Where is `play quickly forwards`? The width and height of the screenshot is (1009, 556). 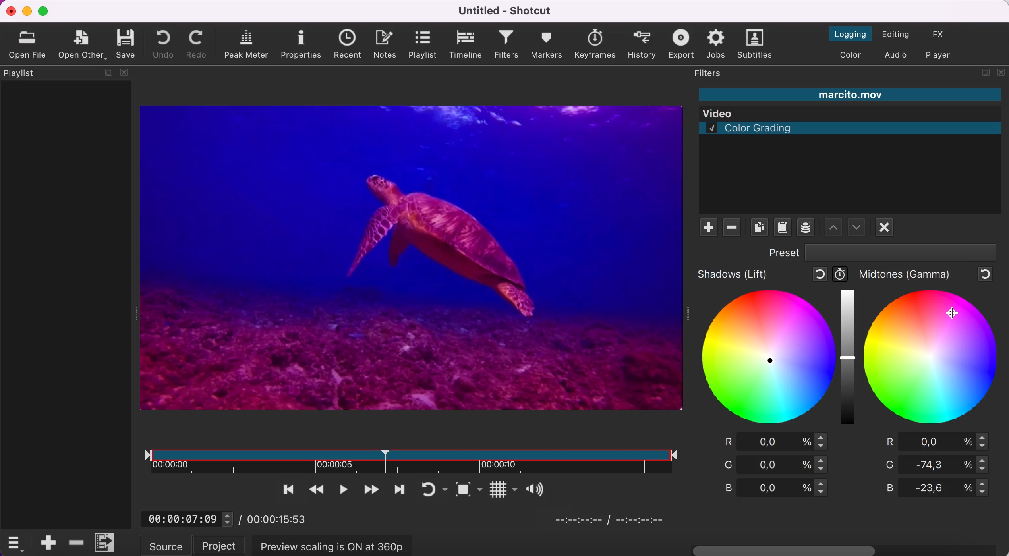 play quickly forwards is located at coordinates (370, 488).